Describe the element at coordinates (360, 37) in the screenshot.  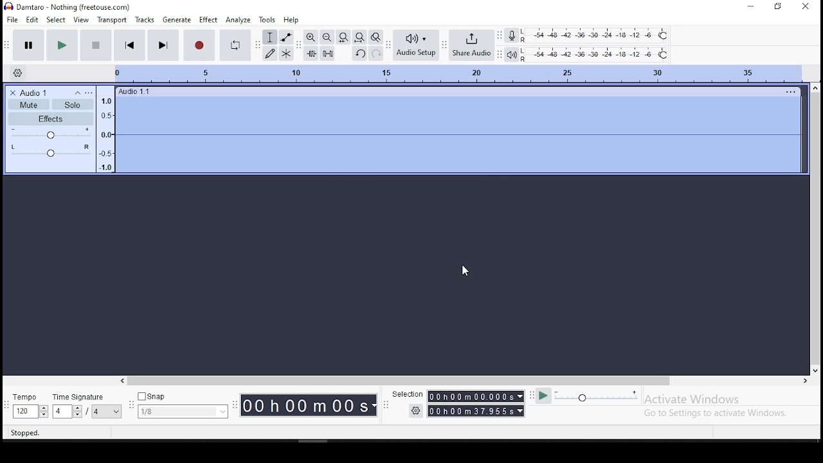
I see `fit project to width` at that location.